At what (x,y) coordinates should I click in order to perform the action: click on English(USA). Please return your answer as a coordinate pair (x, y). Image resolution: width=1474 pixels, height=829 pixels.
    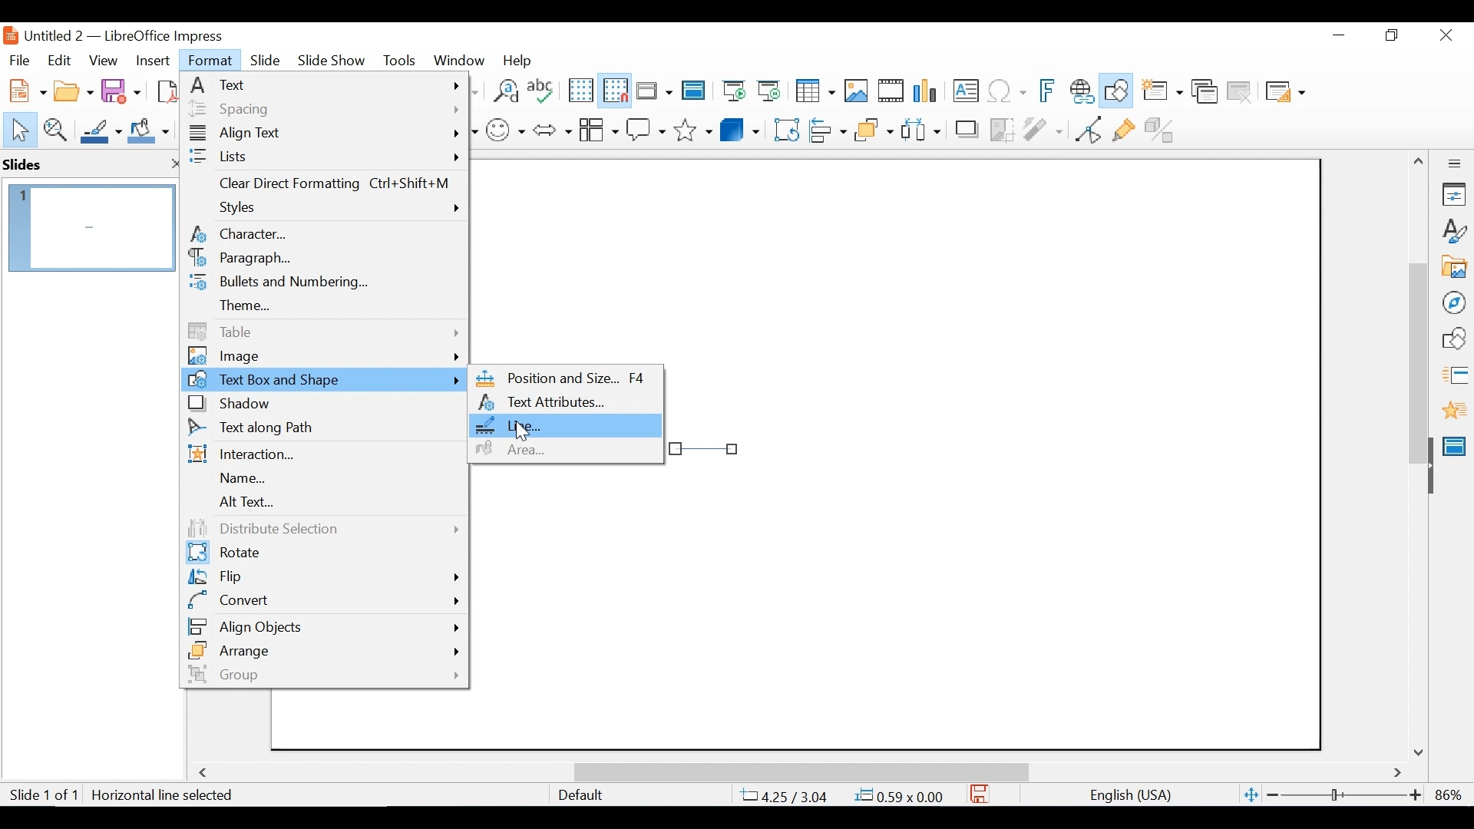
    Looking at the image, I should click on (1123, 795).